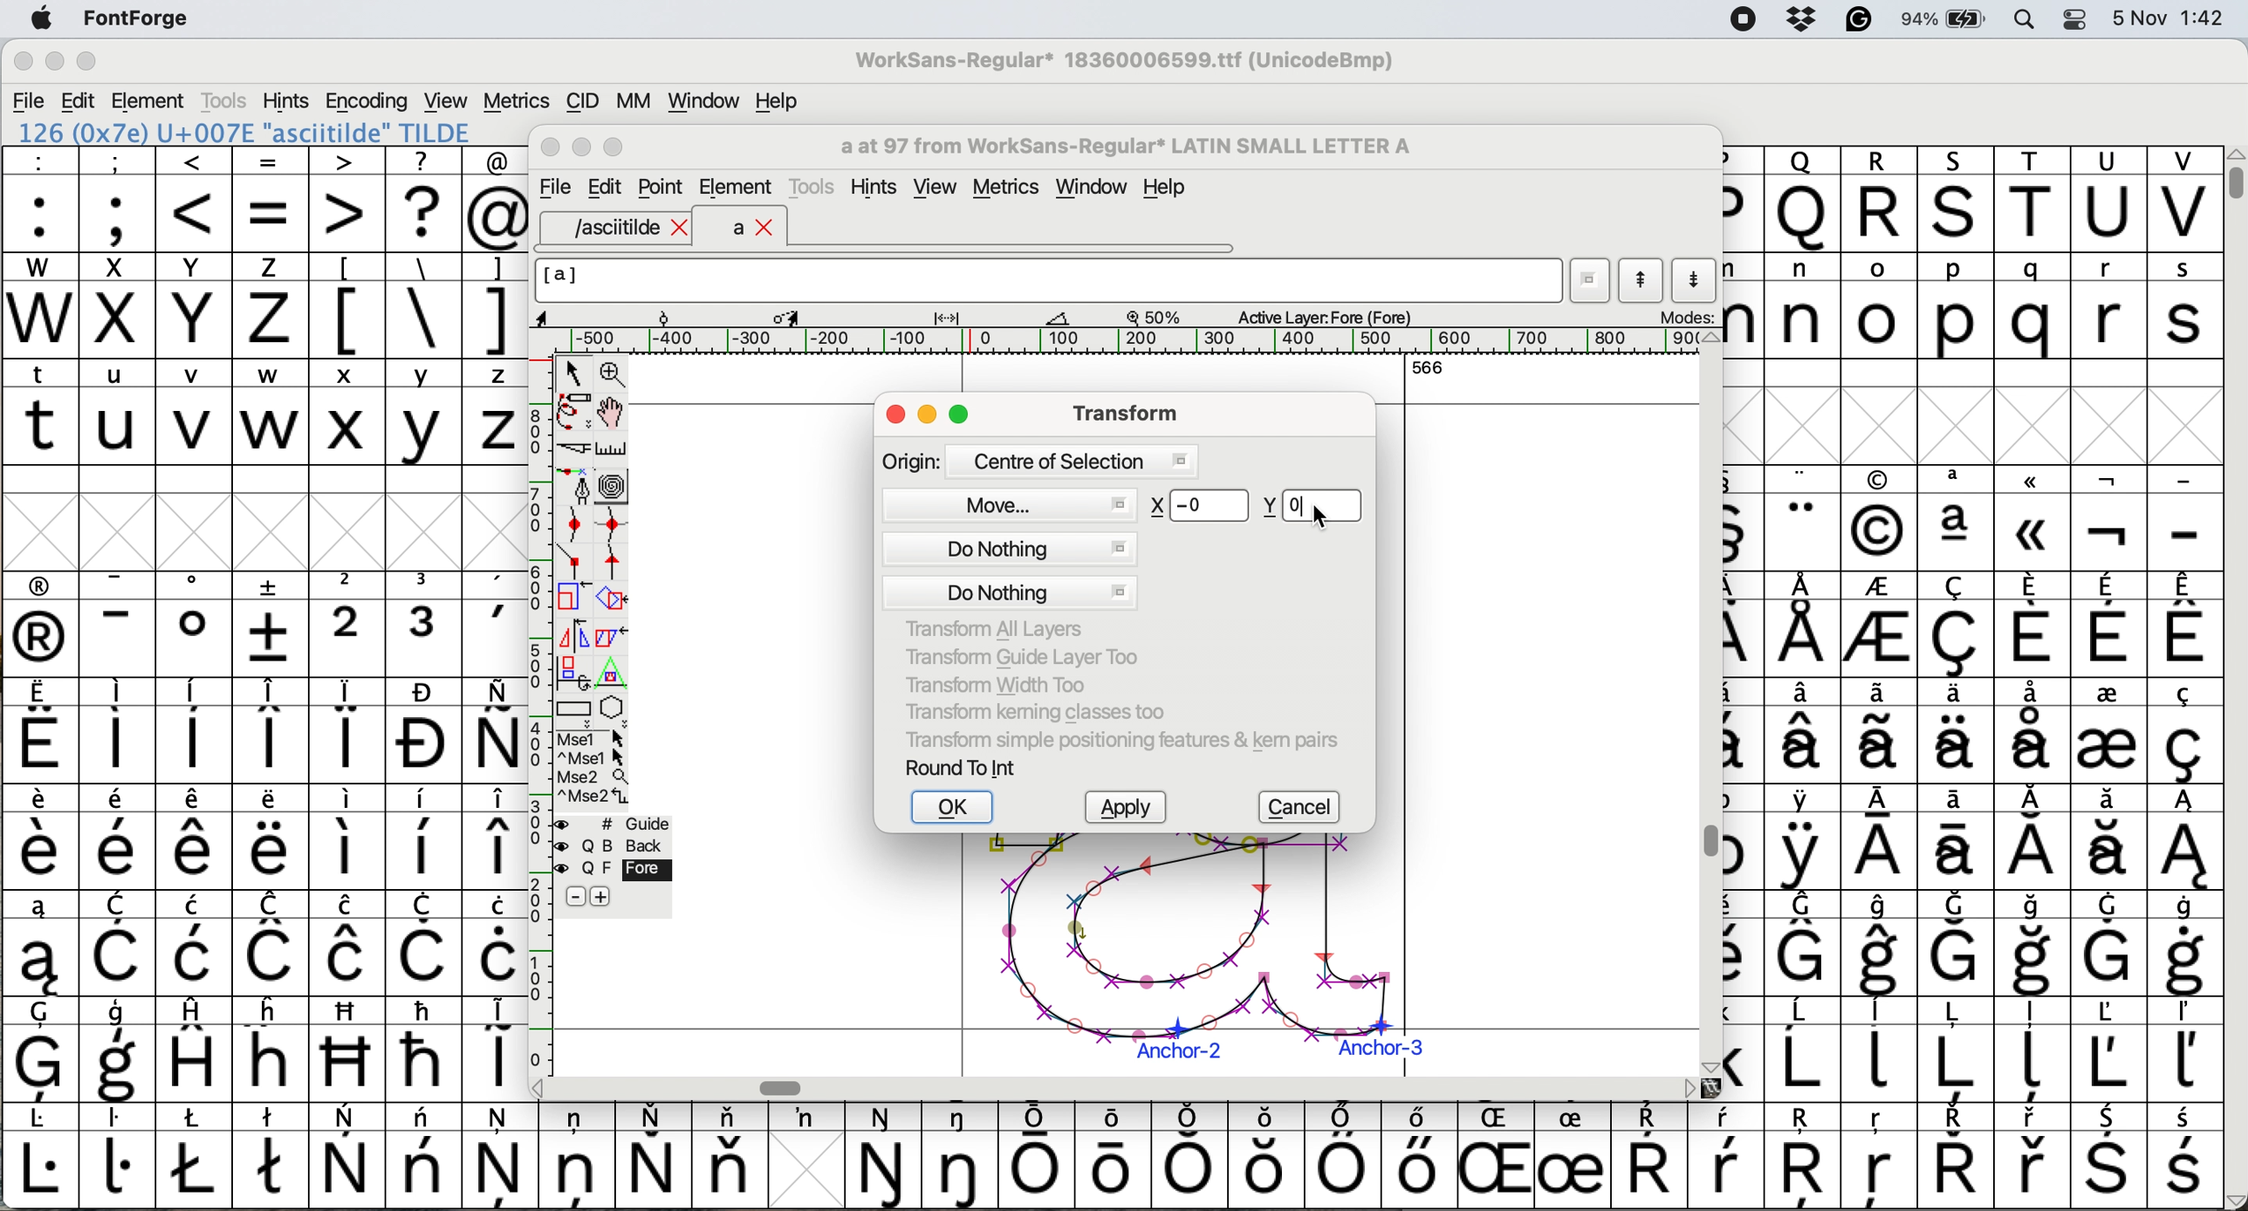 The image size is (2248, 1211). I want to click on modes, so click(1685, 316).